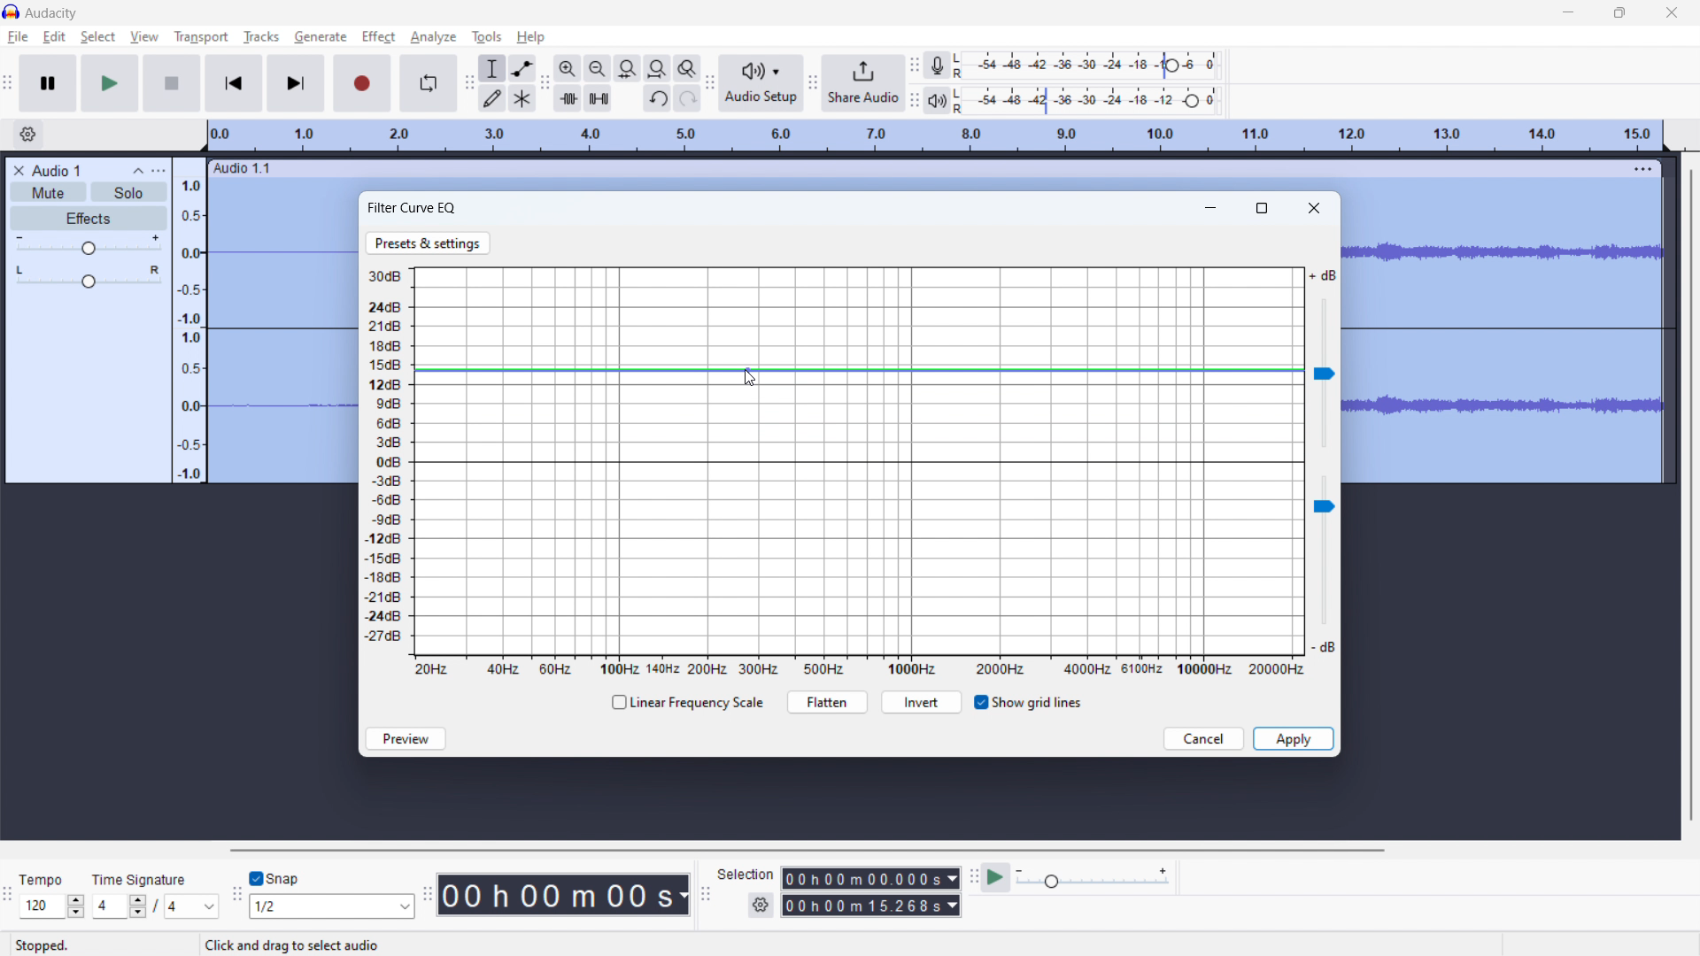  What do you see at coordinates (859, 667) in the screenshot?
I see `frequency scale` at bounding box center [859, 667].